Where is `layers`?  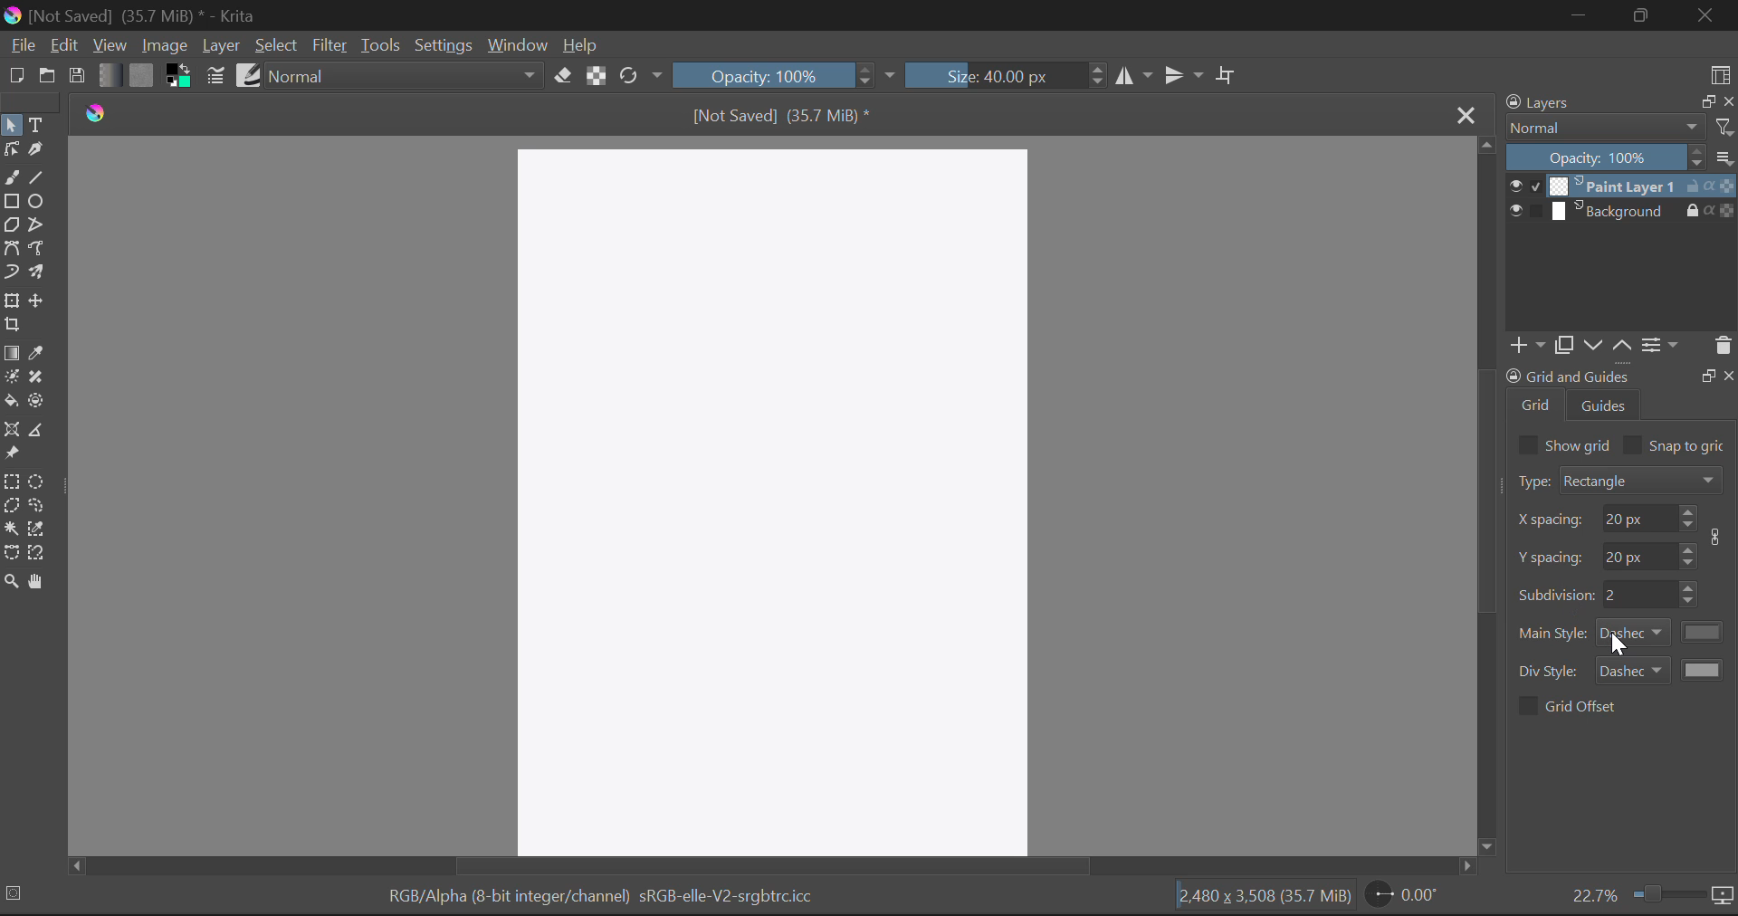 layers is located at coordinates (1542, 102).